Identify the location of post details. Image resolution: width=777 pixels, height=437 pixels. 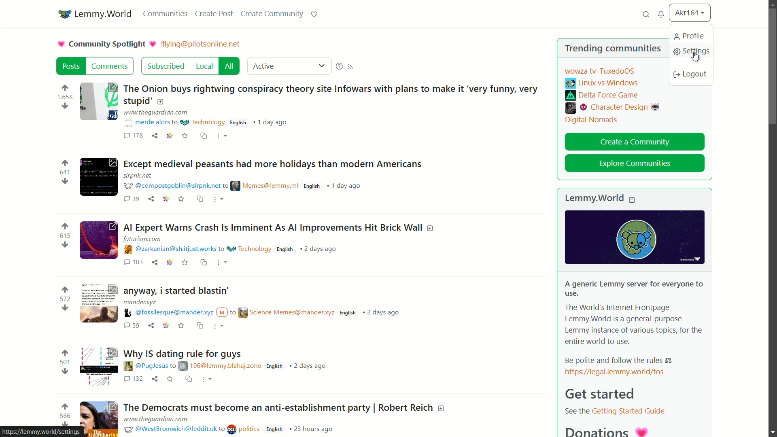
(250, 426).